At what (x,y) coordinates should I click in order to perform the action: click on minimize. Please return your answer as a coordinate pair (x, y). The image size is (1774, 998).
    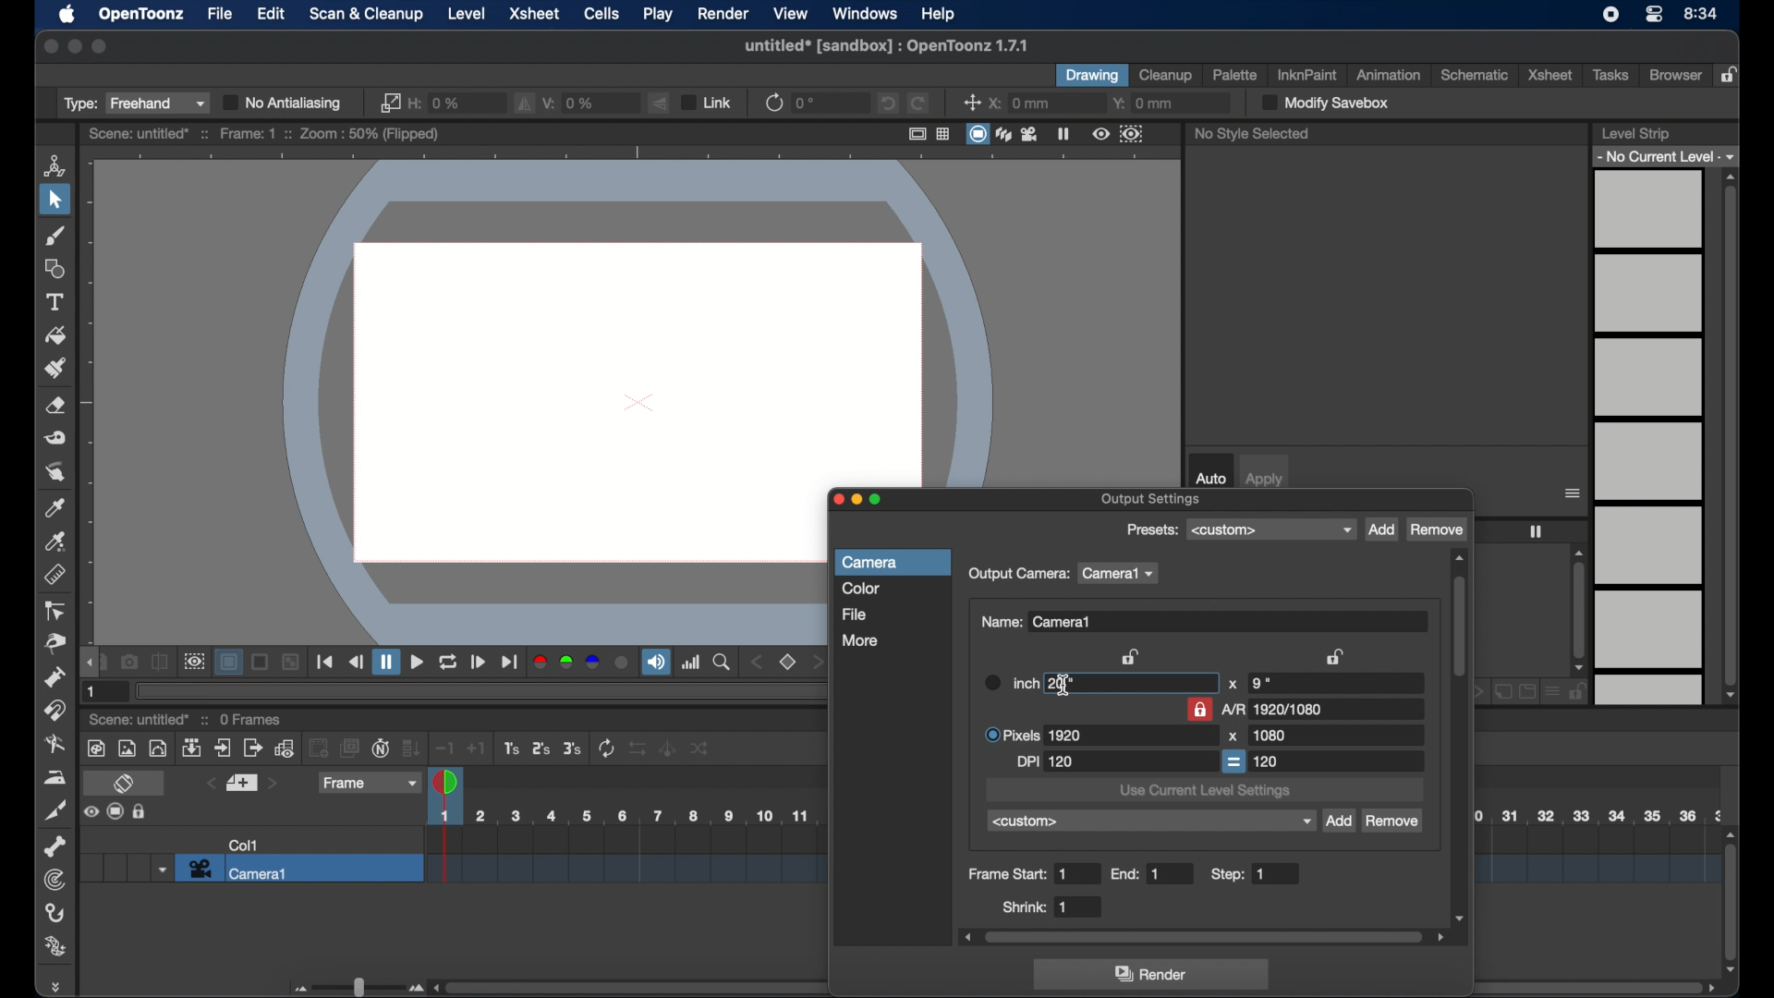
    Looking at the image, I should click on (73, 46).